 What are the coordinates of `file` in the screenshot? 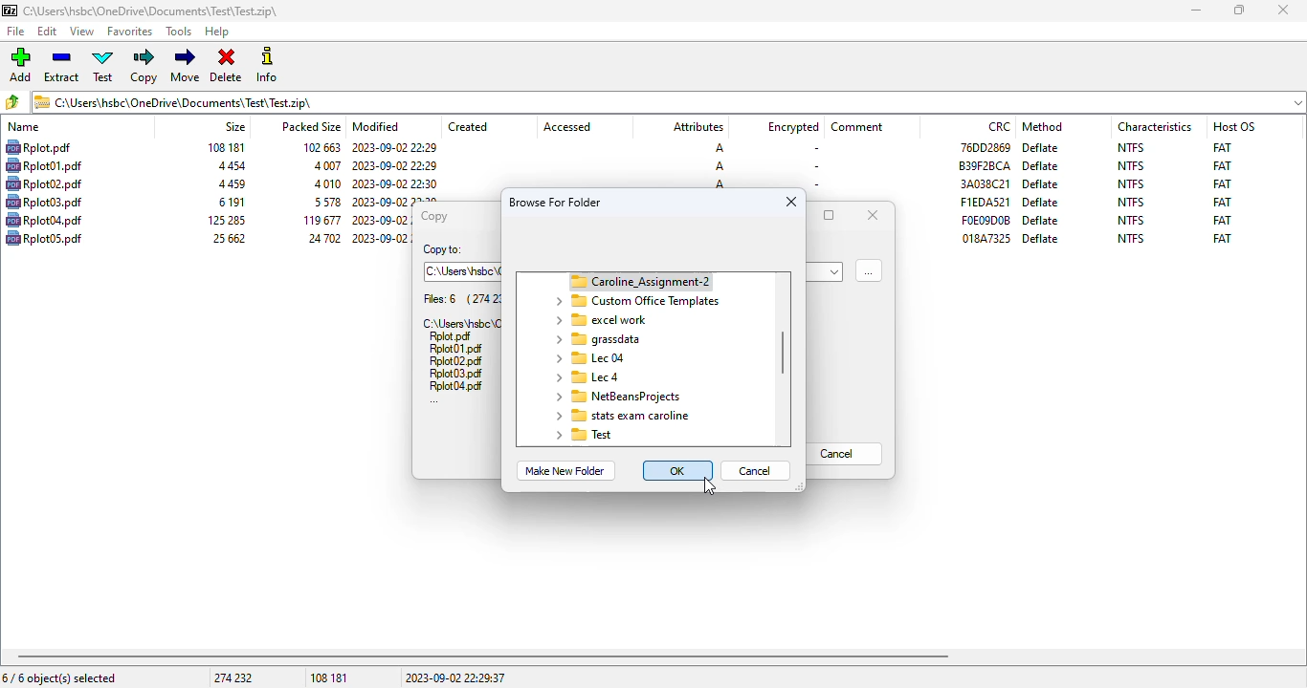 It's located at (44, 220).